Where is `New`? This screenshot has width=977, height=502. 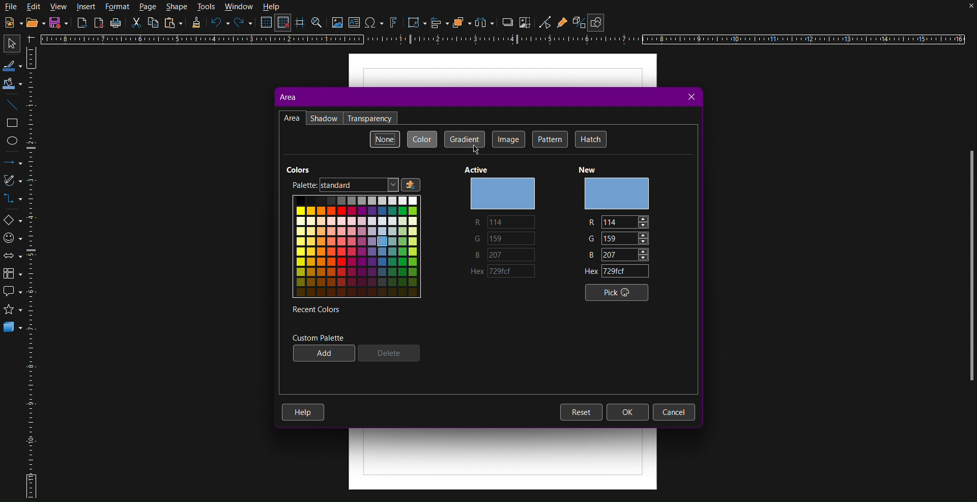 New is located at coordinates (11, 22).